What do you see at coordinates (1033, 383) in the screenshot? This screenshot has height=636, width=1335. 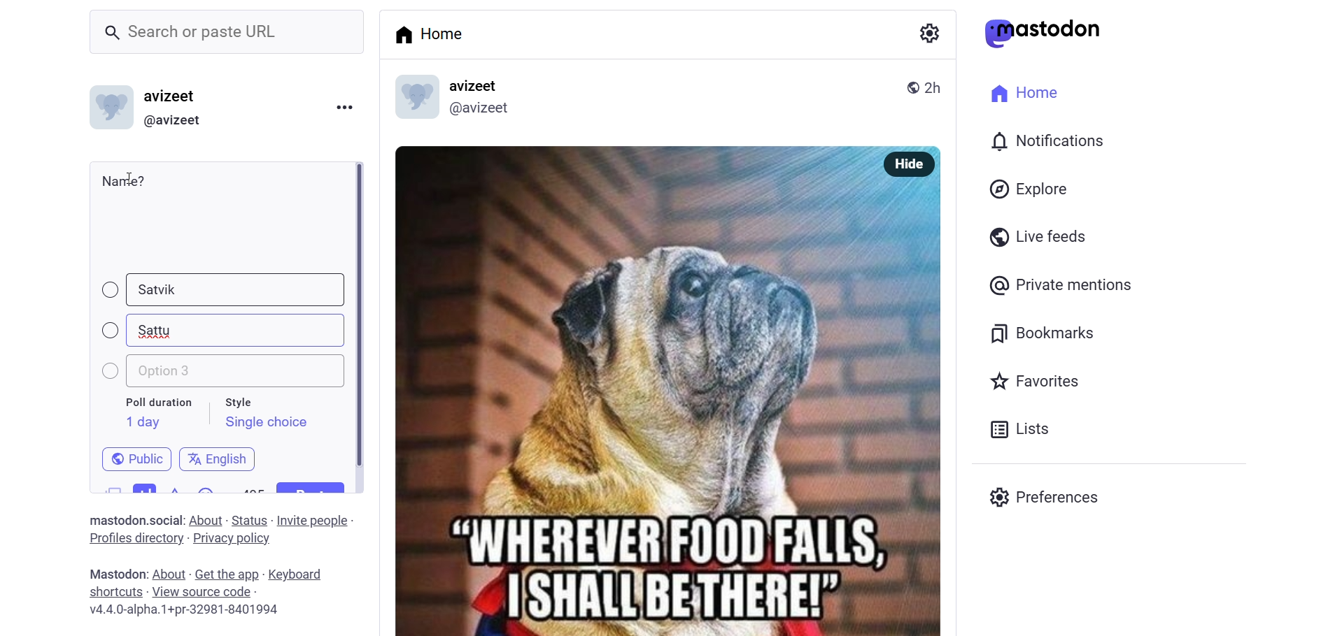 I see `favorite` at bounding box center [1033, 383].